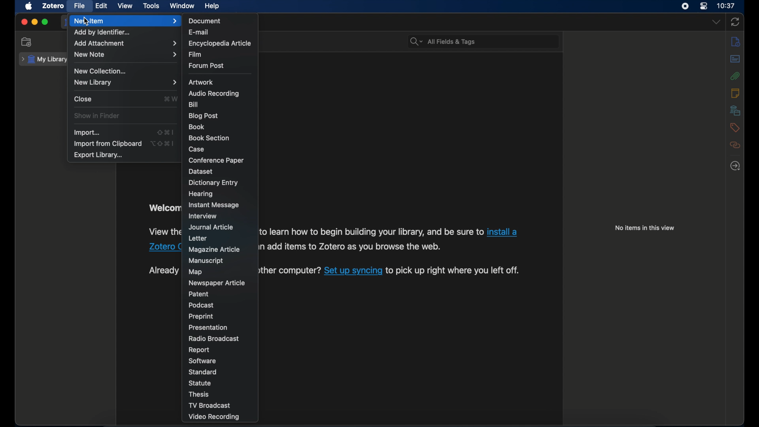 The height and width of the screenshot is (427, 759). What do you see at coordinates (208, 327) in the screenshot?
I see `presentation` at bounding box center [208, 327].